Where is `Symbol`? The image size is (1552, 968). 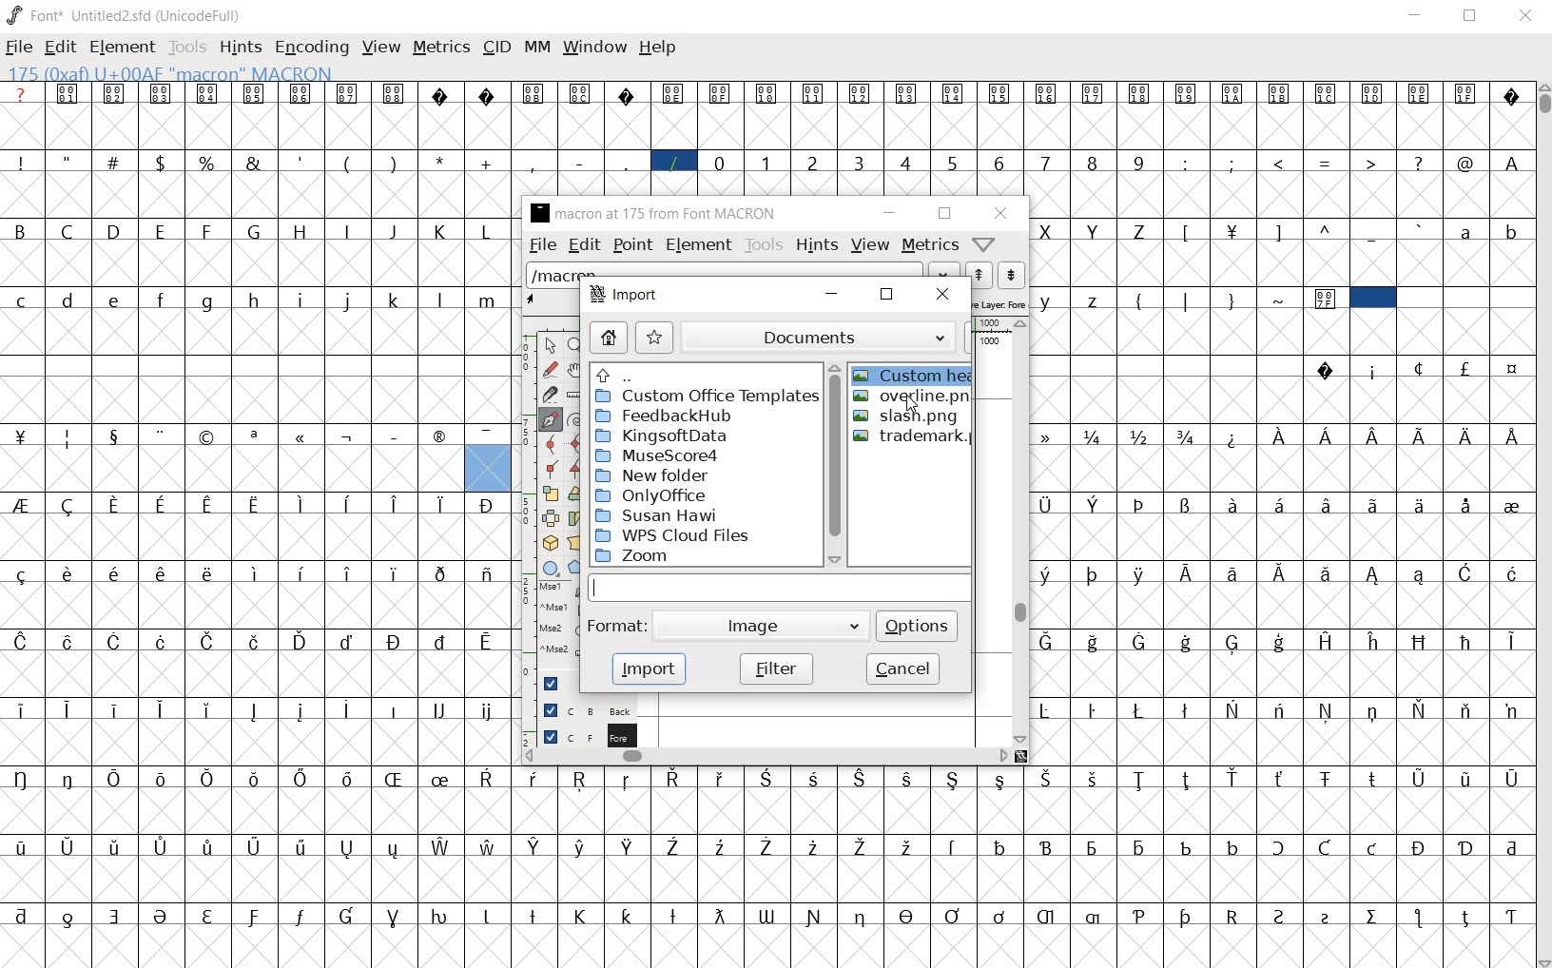 Symbol is located at coordinates (210, 845).